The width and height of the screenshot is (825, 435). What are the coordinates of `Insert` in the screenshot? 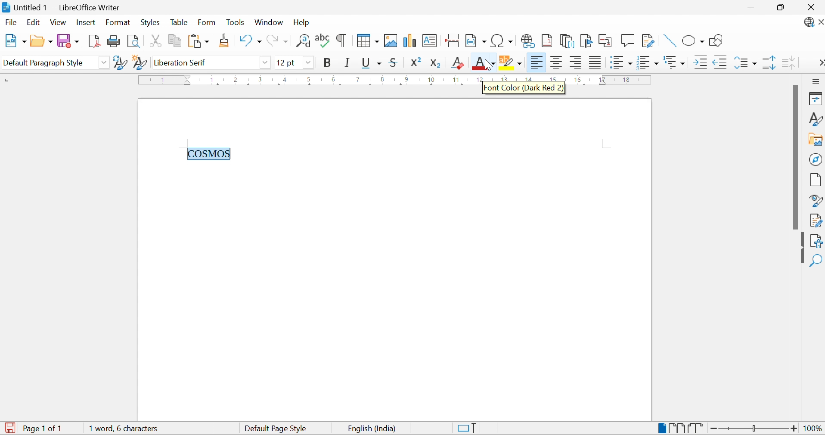 It's located at (87, 23).